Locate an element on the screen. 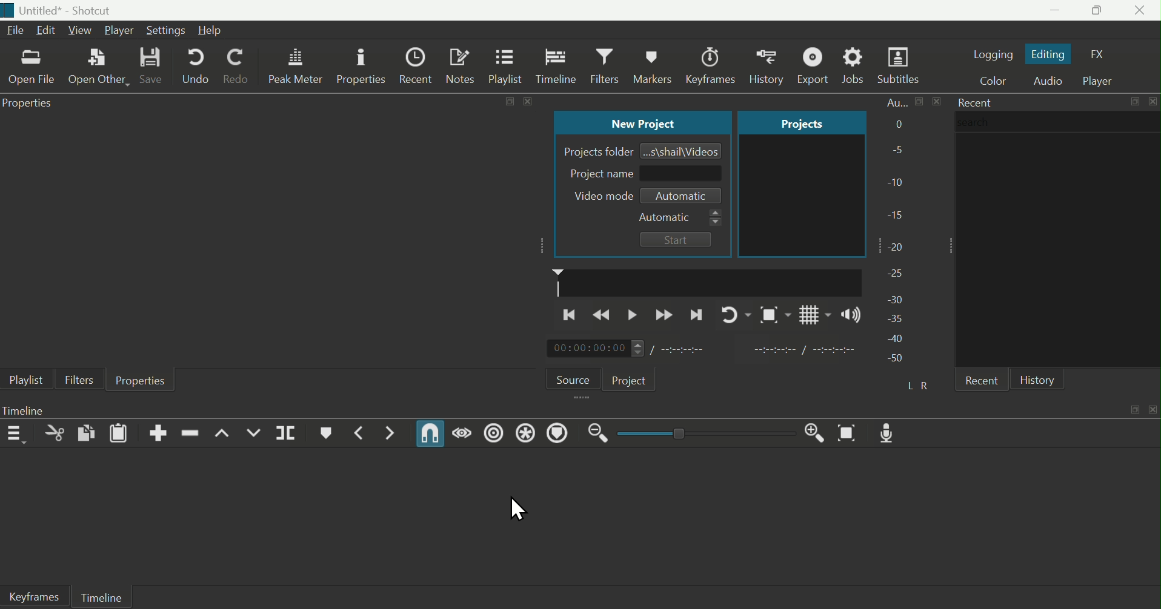 The height and width of the screenshot is (609, 1161). -30 is located at coordinates (897, 297).